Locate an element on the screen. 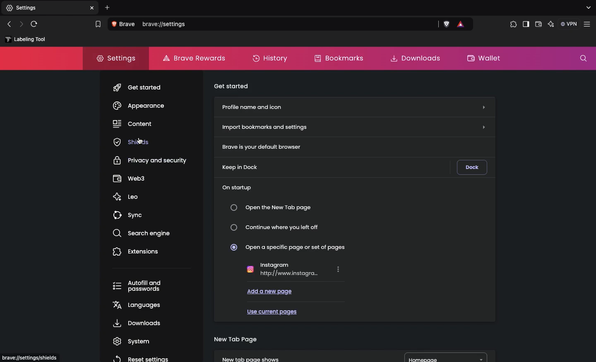 This screenshot has width=596, height=362. close tab is located at coordinates (93, 8).